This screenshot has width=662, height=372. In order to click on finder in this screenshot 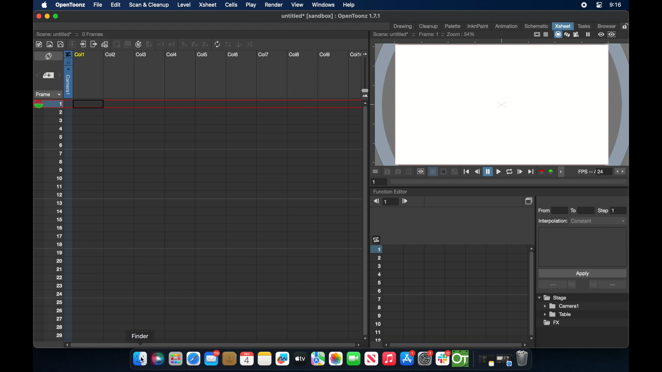, I will do `click(136, 359)`.